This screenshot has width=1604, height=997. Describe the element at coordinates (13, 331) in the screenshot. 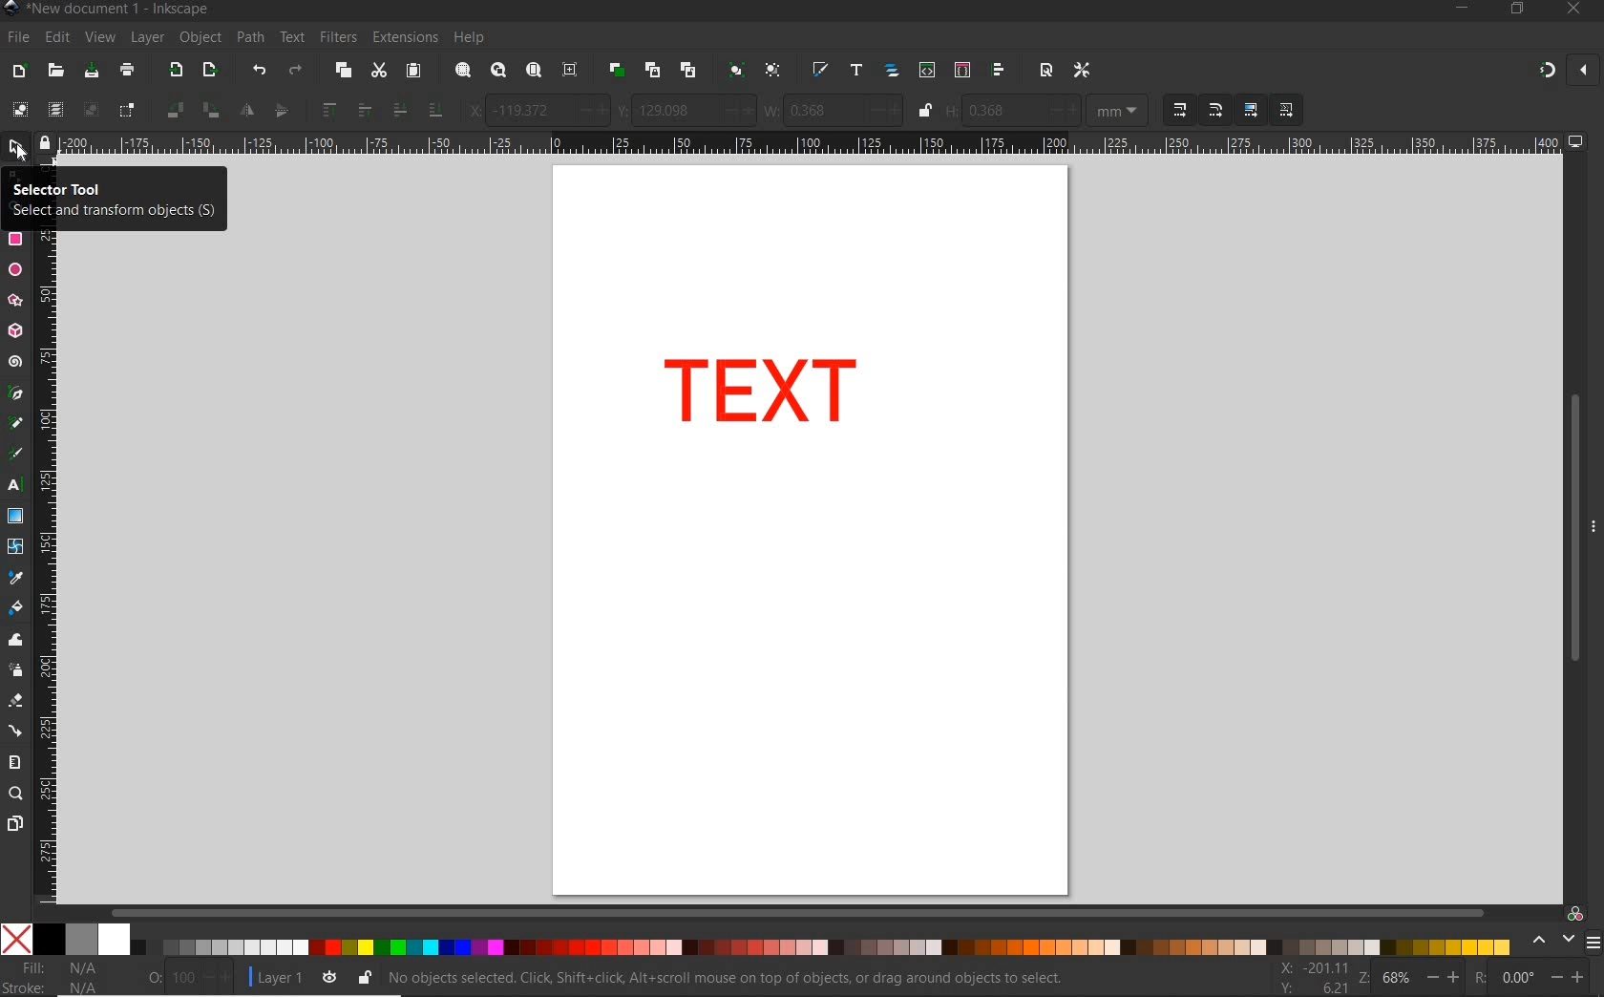

I see `3D BOX TOOL` at that location.